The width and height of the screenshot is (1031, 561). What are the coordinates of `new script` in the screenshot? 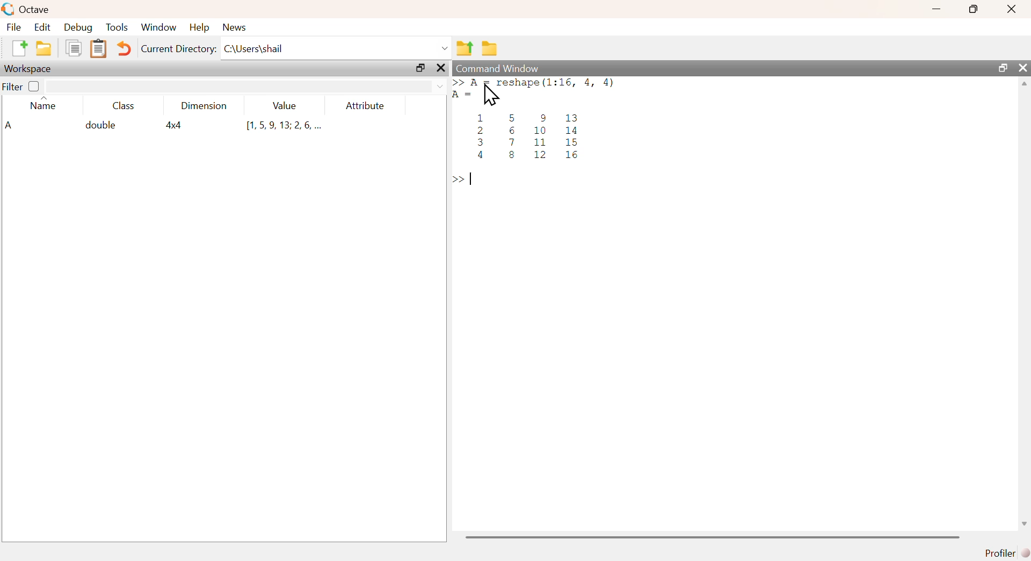 It's located at (18, 47).